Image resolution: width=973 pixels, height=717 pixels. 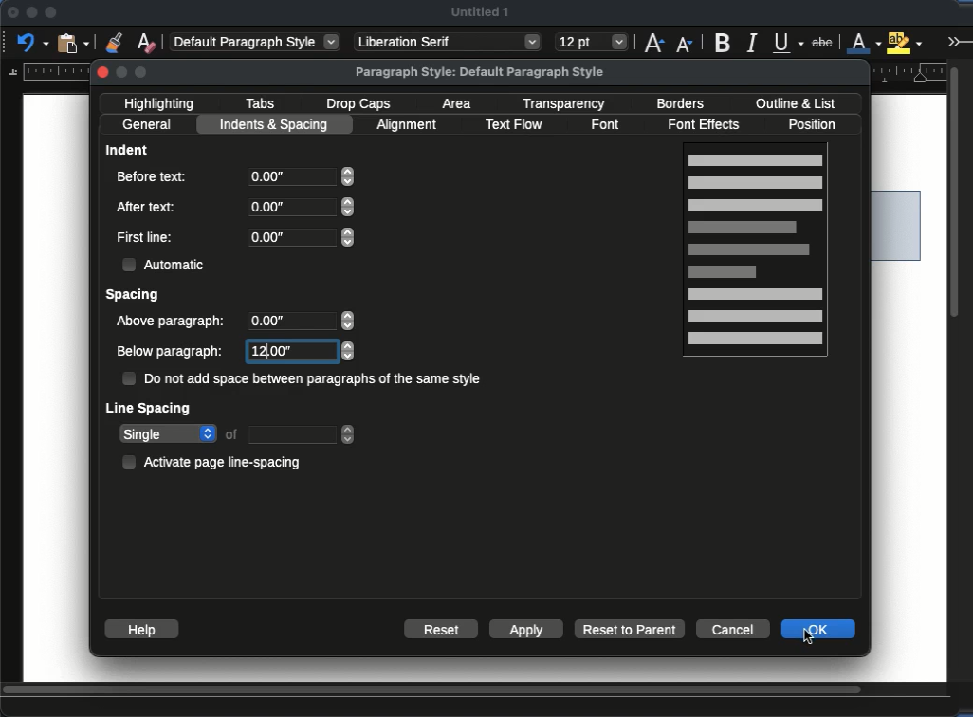 I want to click on apply , so click(x=526, y=629).